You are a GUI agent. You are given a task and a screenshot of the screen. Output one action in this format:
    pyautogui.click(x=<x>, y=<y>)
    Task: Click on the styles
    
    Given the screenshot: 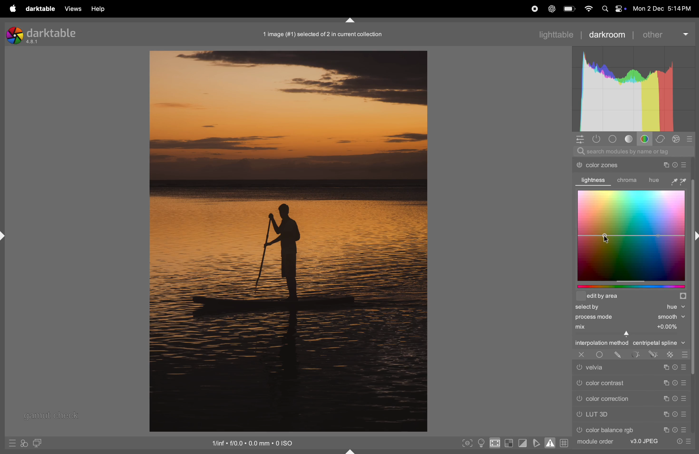 What is the action you would take?
    pyautogui.click(x=24, y=444)
    